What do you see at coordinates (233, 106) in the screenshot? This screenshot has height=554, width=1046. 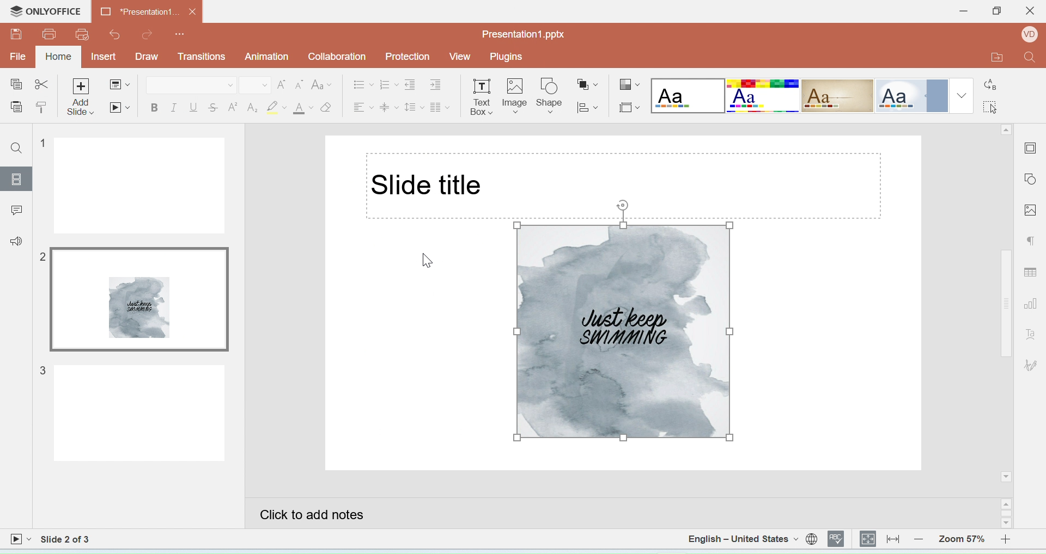 I see `Superscript` at bounding box center [233, 106].